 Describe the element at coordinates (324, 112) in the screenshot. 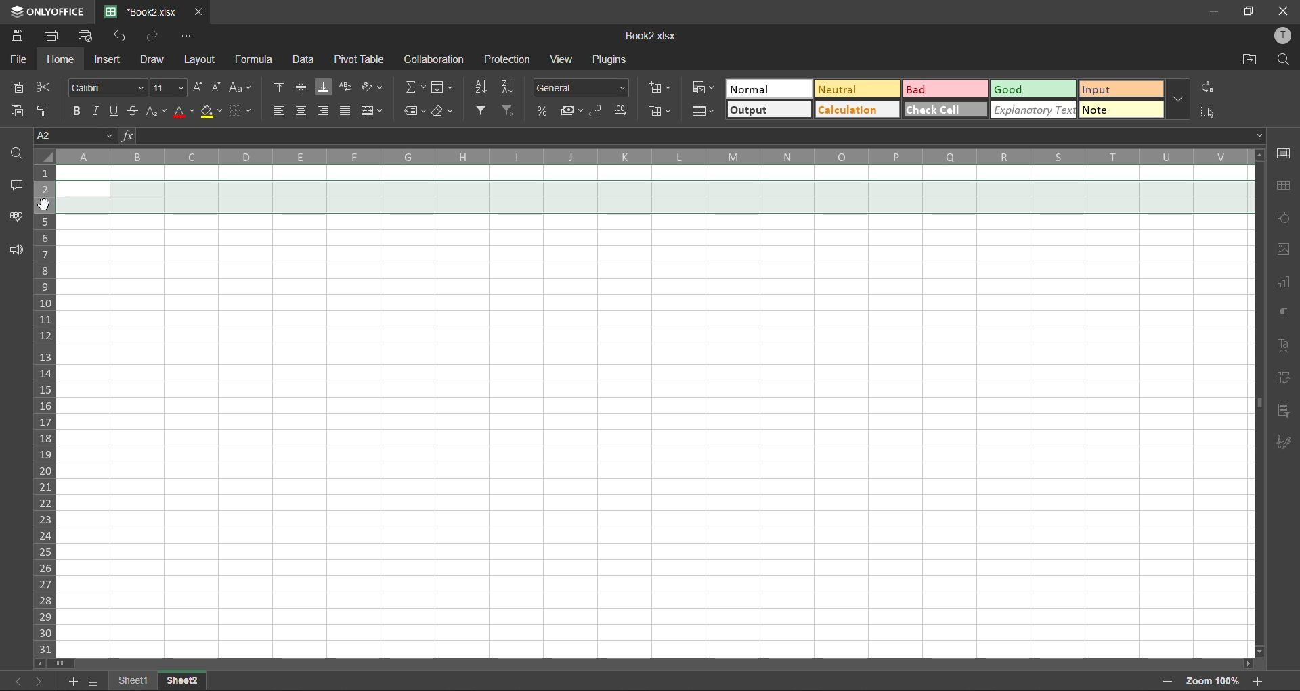

I see `align right` at that location.